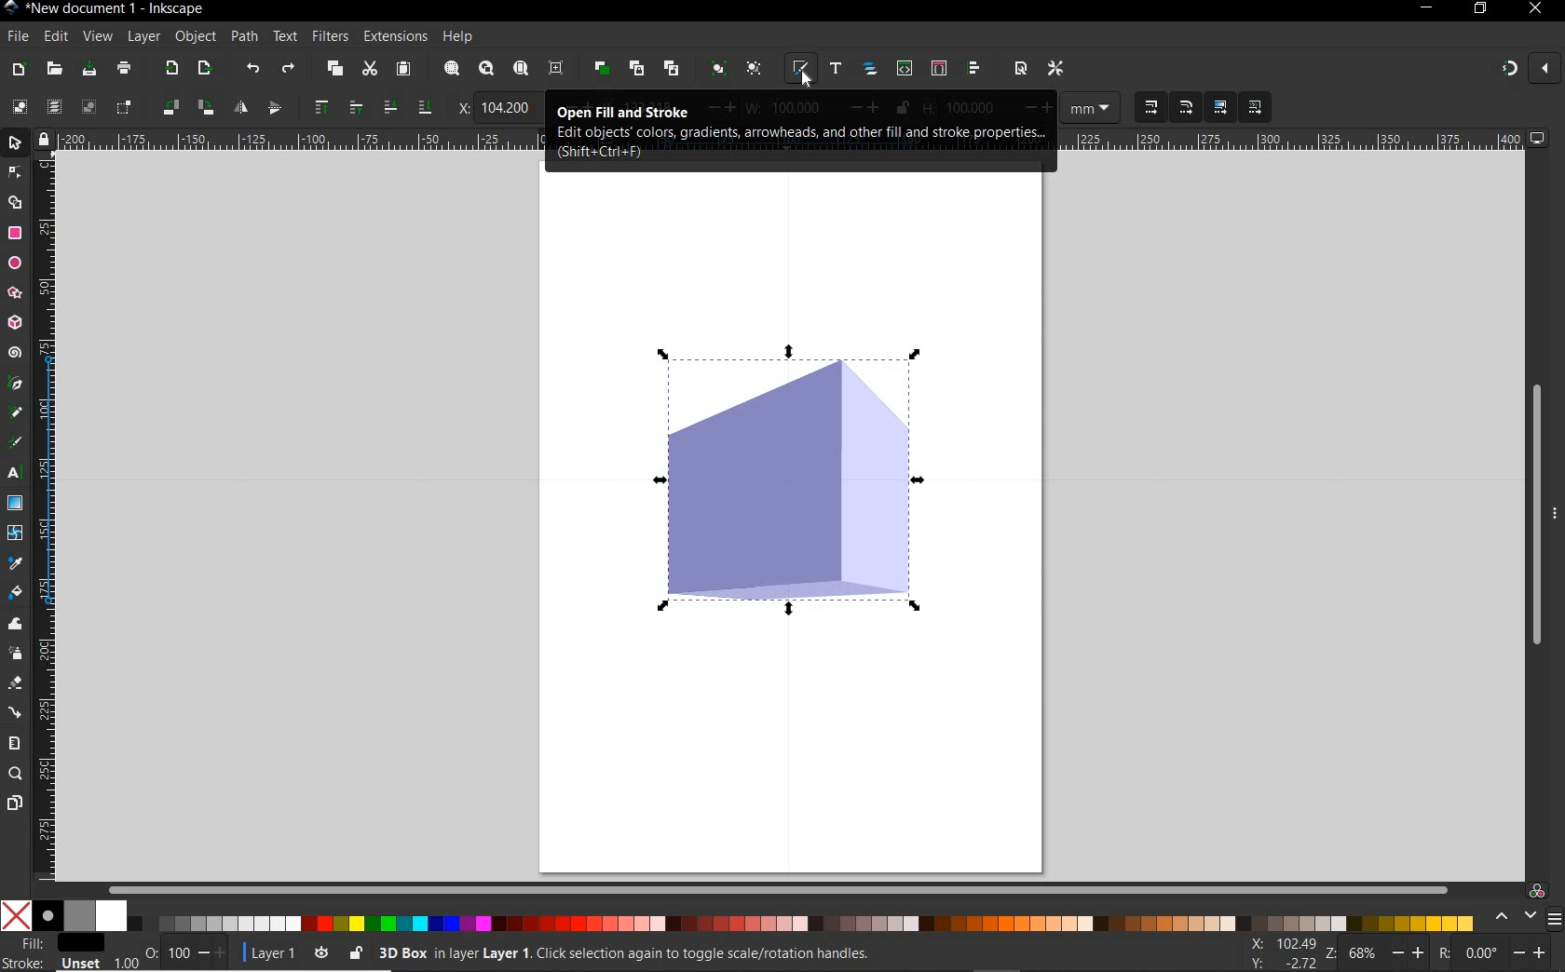  What do you see at coordinates (424, 109) in the screenshot?
I see `LOWER SELECTION` at bounding box center [424, 109].